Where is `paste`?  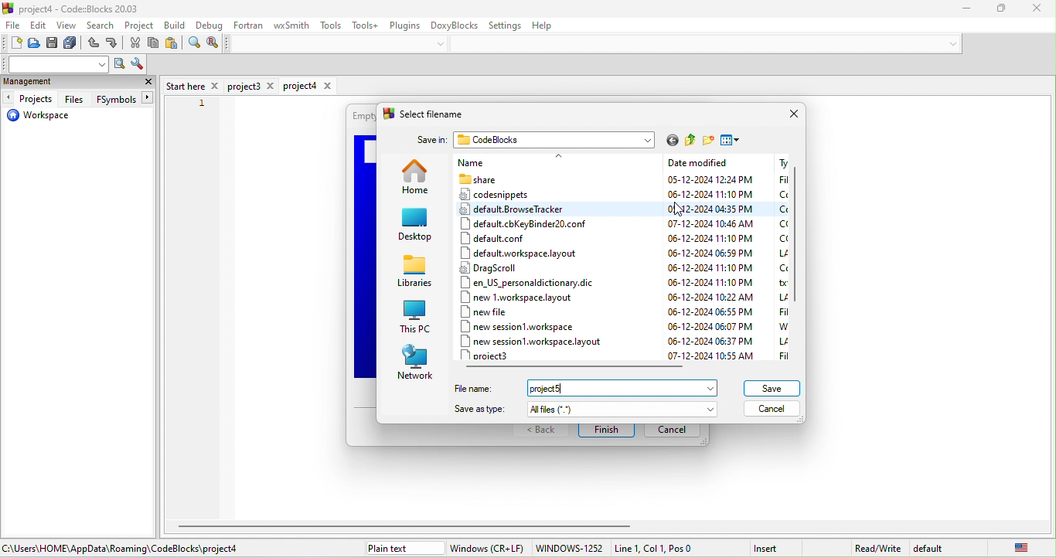
paste is located at coordinates (172, 45).